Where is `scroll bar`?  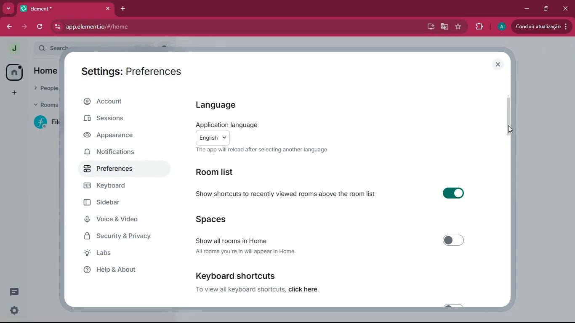
scroll bar is located at coordinates (508, 116).